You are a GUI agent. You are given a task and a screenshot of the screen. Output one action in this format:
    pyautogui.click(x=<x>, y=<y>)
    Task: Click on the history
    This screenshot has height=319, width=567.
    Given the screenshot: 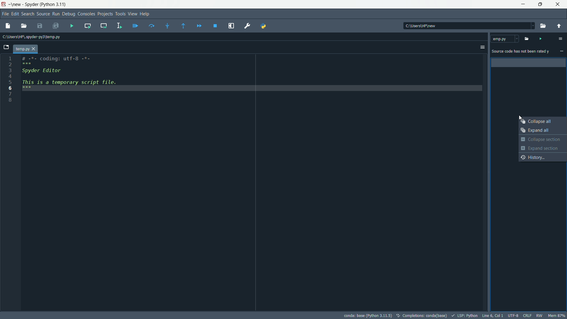 What is the action you would take?
    pyautogui.click(x=543, y=157)
    